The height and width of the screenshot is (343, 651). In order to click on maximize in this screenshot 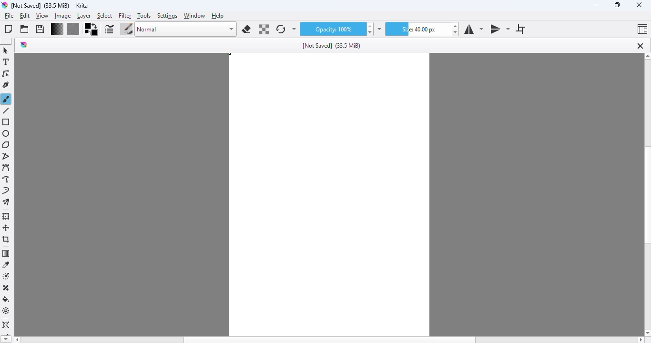, I will do `click(618, 5)`.